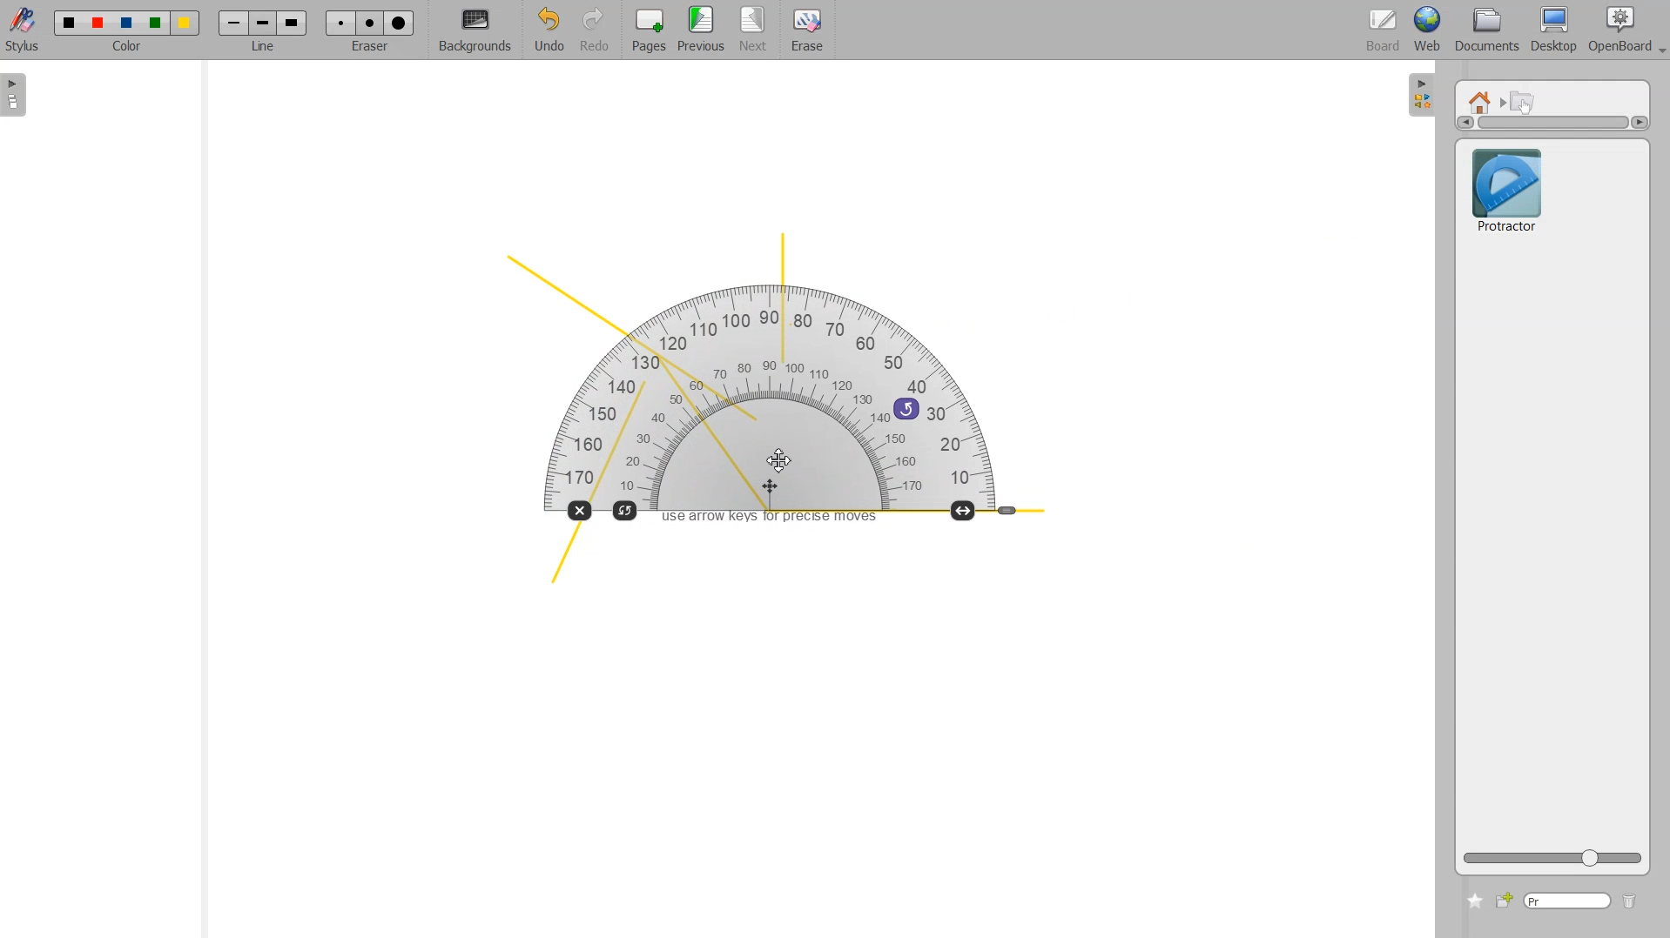  I want to click on Erase, so click(369, 23).